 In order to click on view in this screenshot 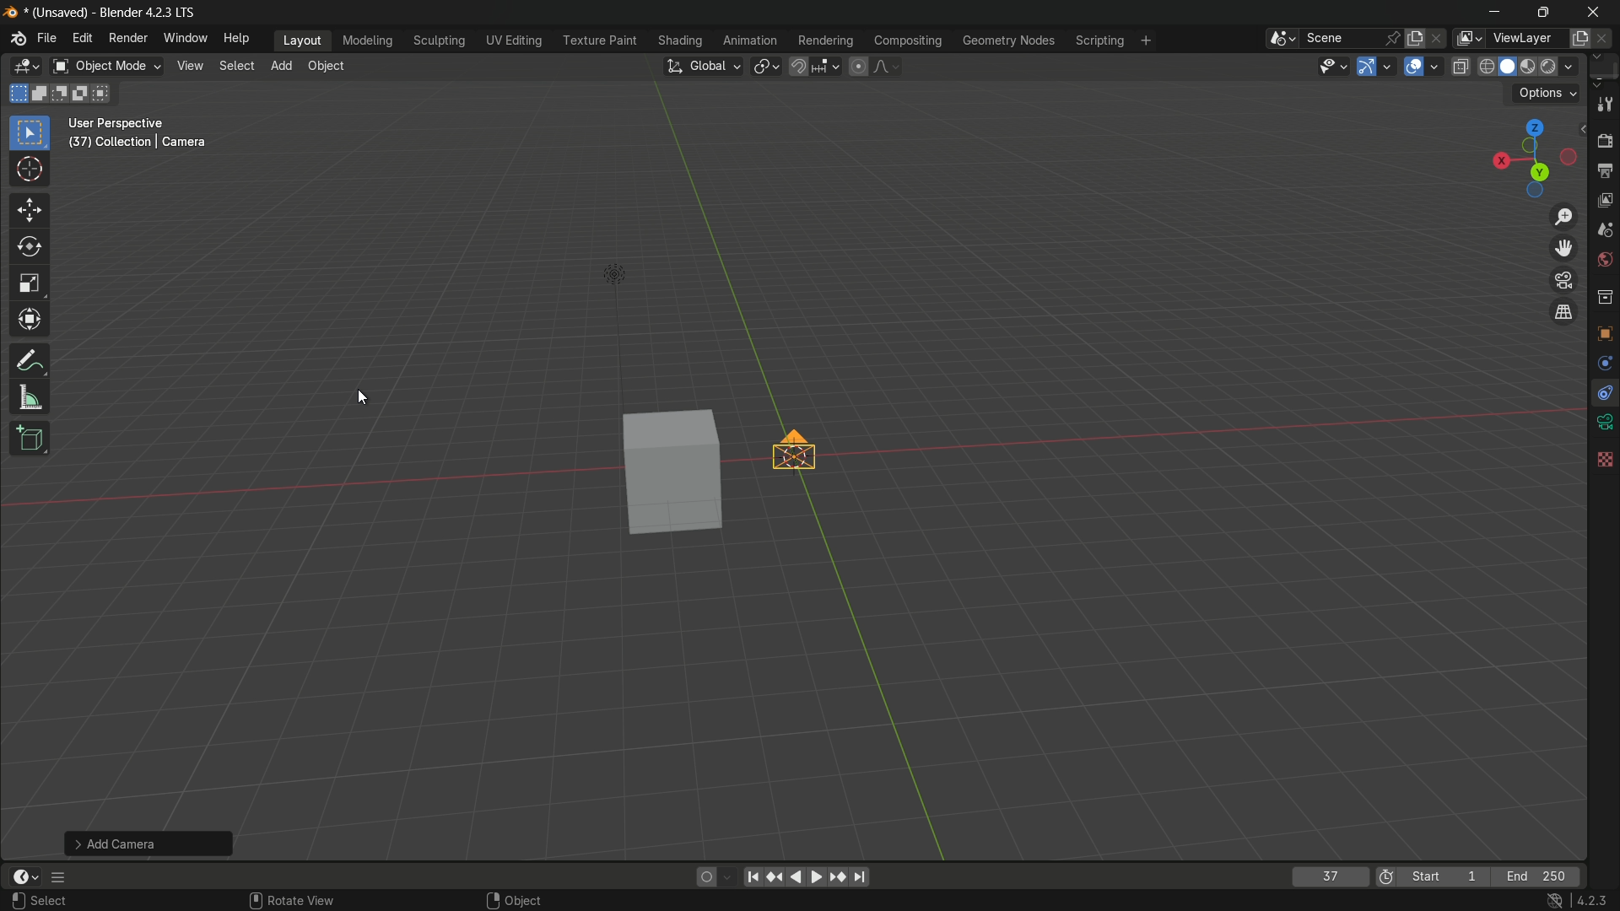, I will do `click(188, 67)`.